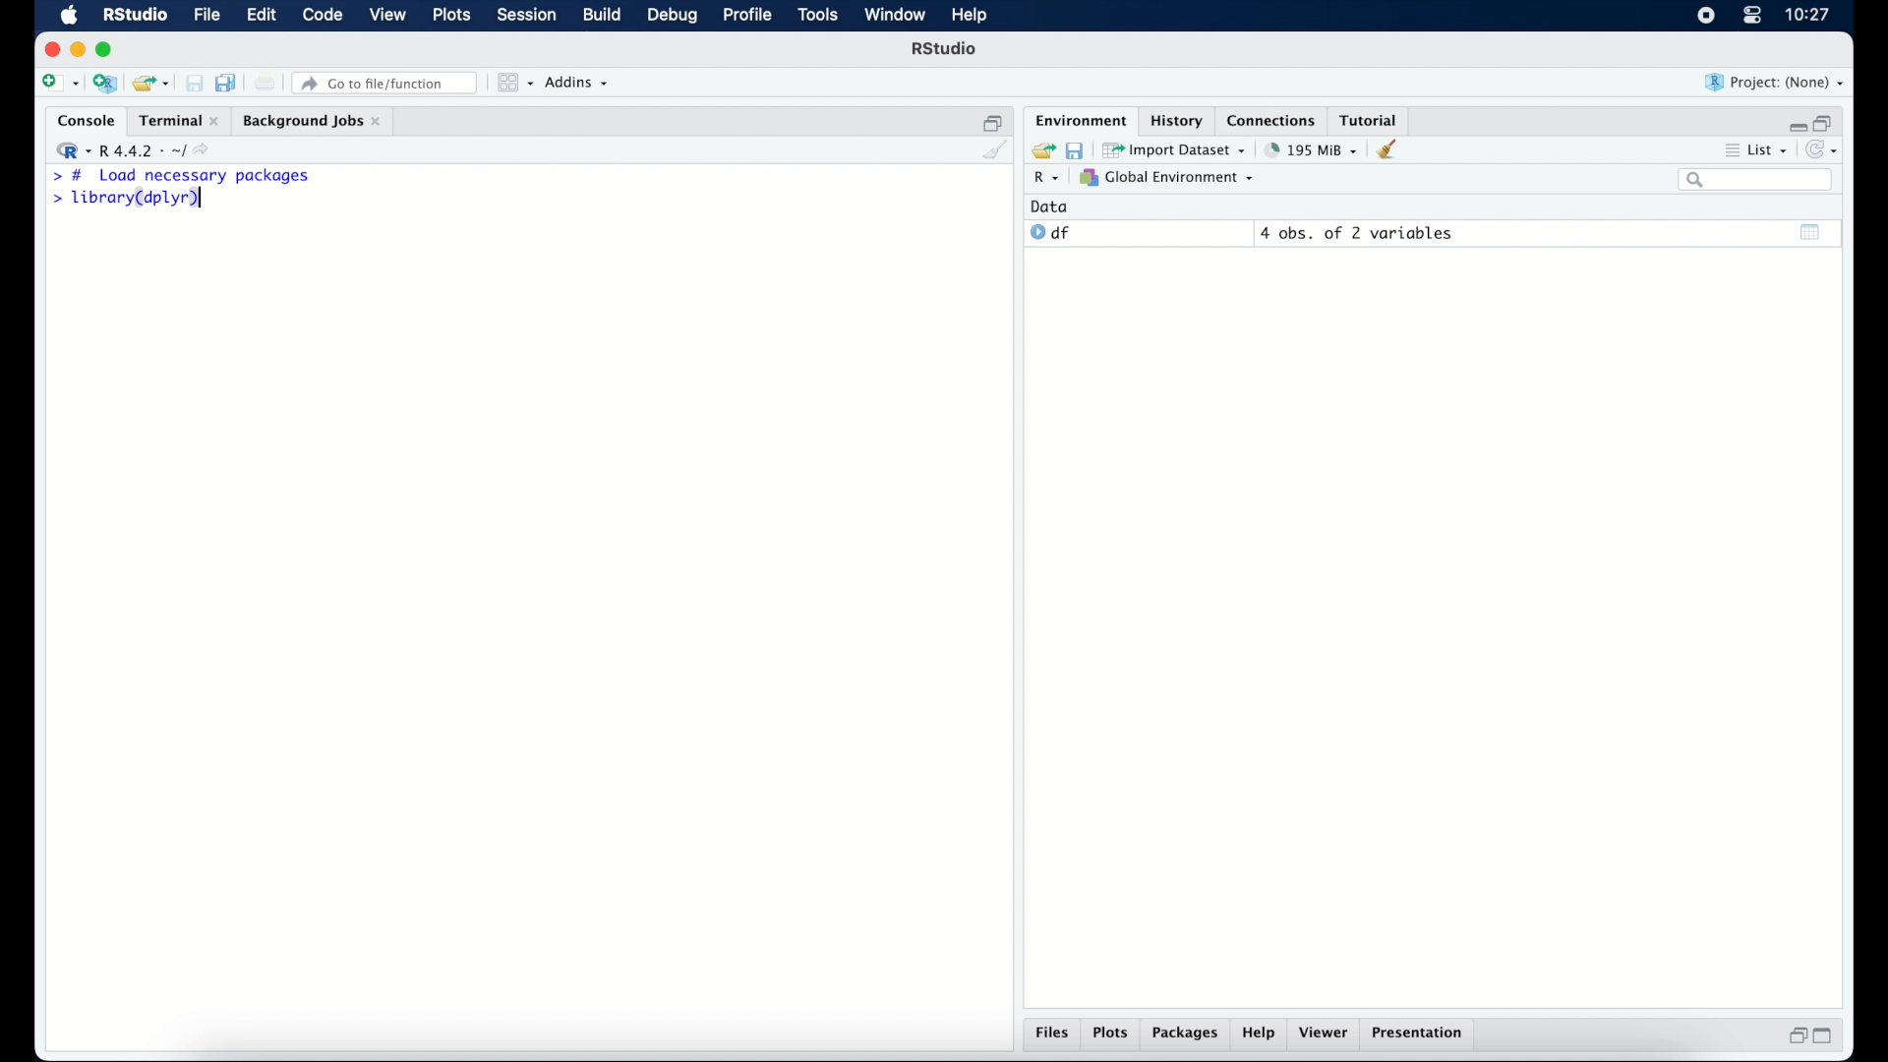 The height and width of the screenshot is (1062, 1888). I want to click on refresh, so click(1825, 151).